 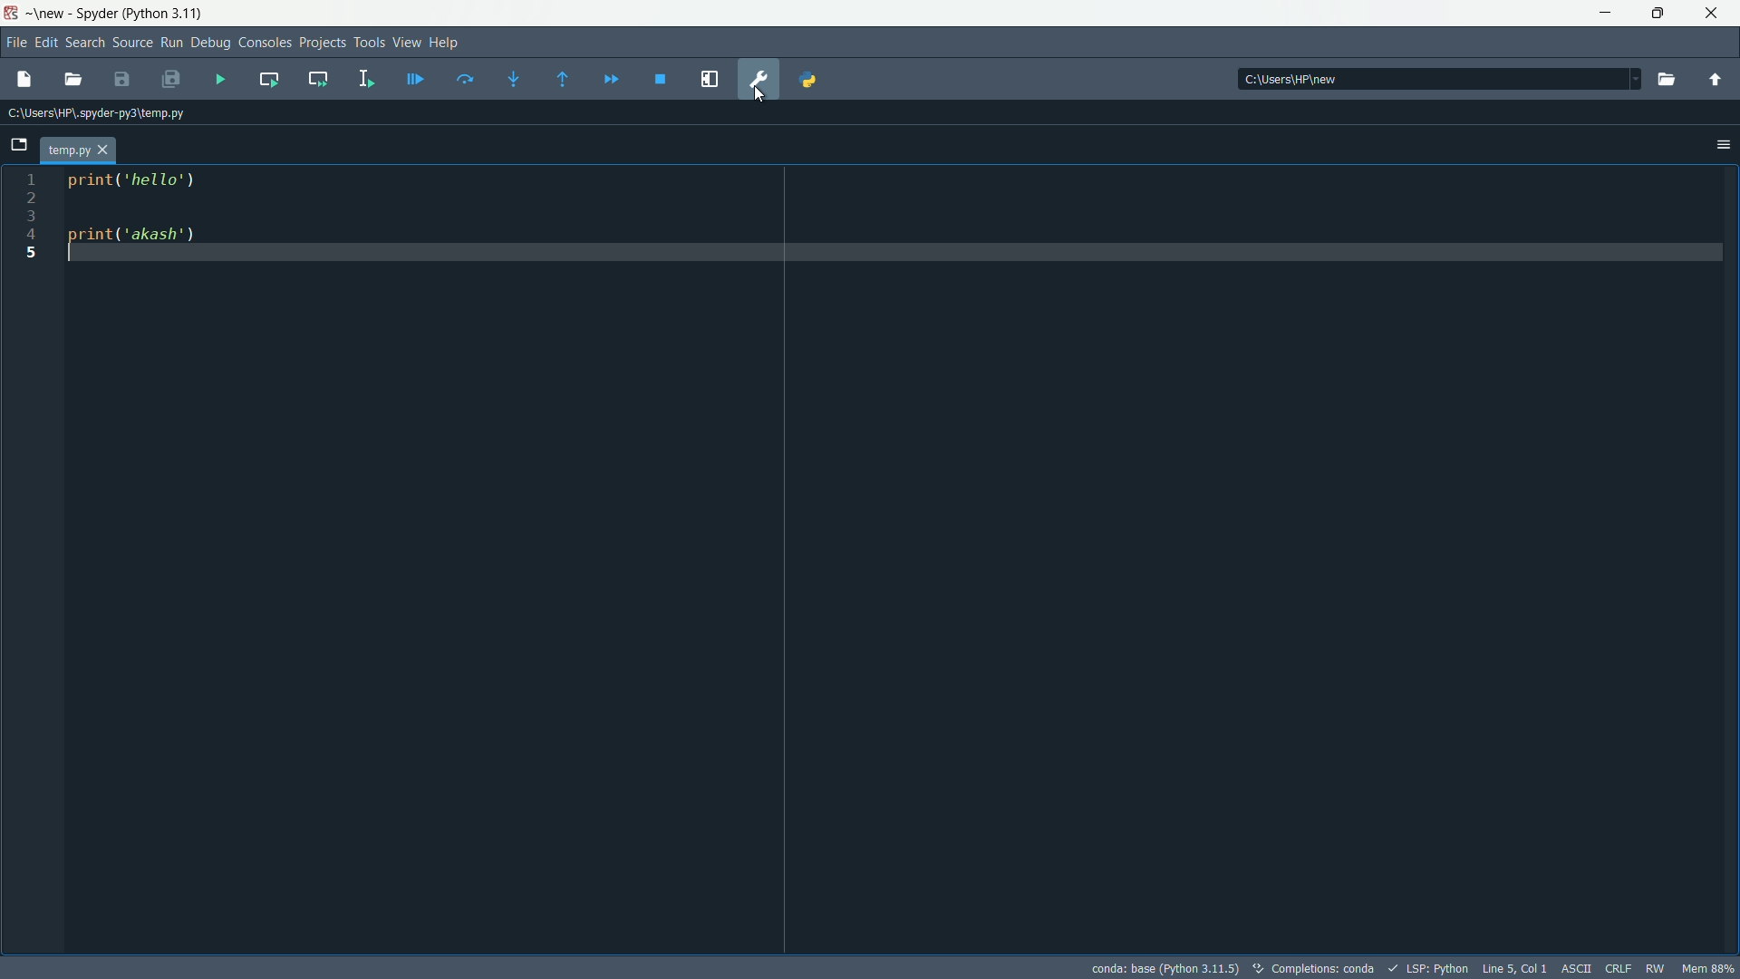 What do you see at coordinates (271, 78) in the screenshot?
I see `run current cell` at bounding box center [271, 78].